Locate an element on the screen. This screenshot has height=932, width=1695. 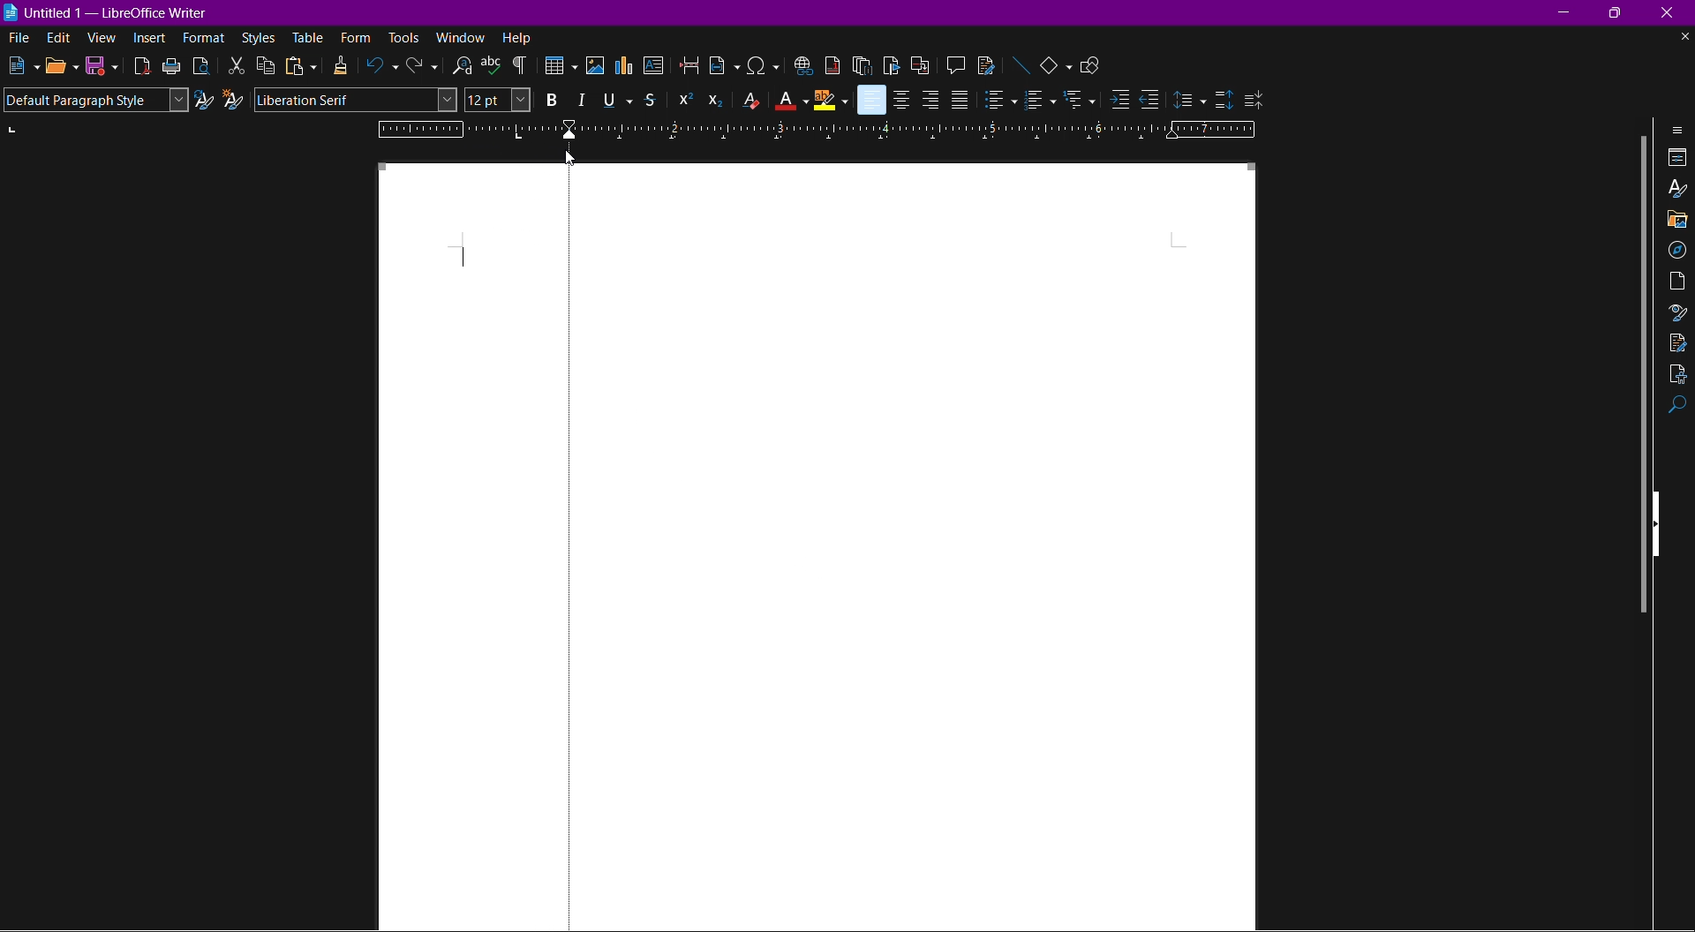
Character Highlighting Color is located at coordinates (831, 100).